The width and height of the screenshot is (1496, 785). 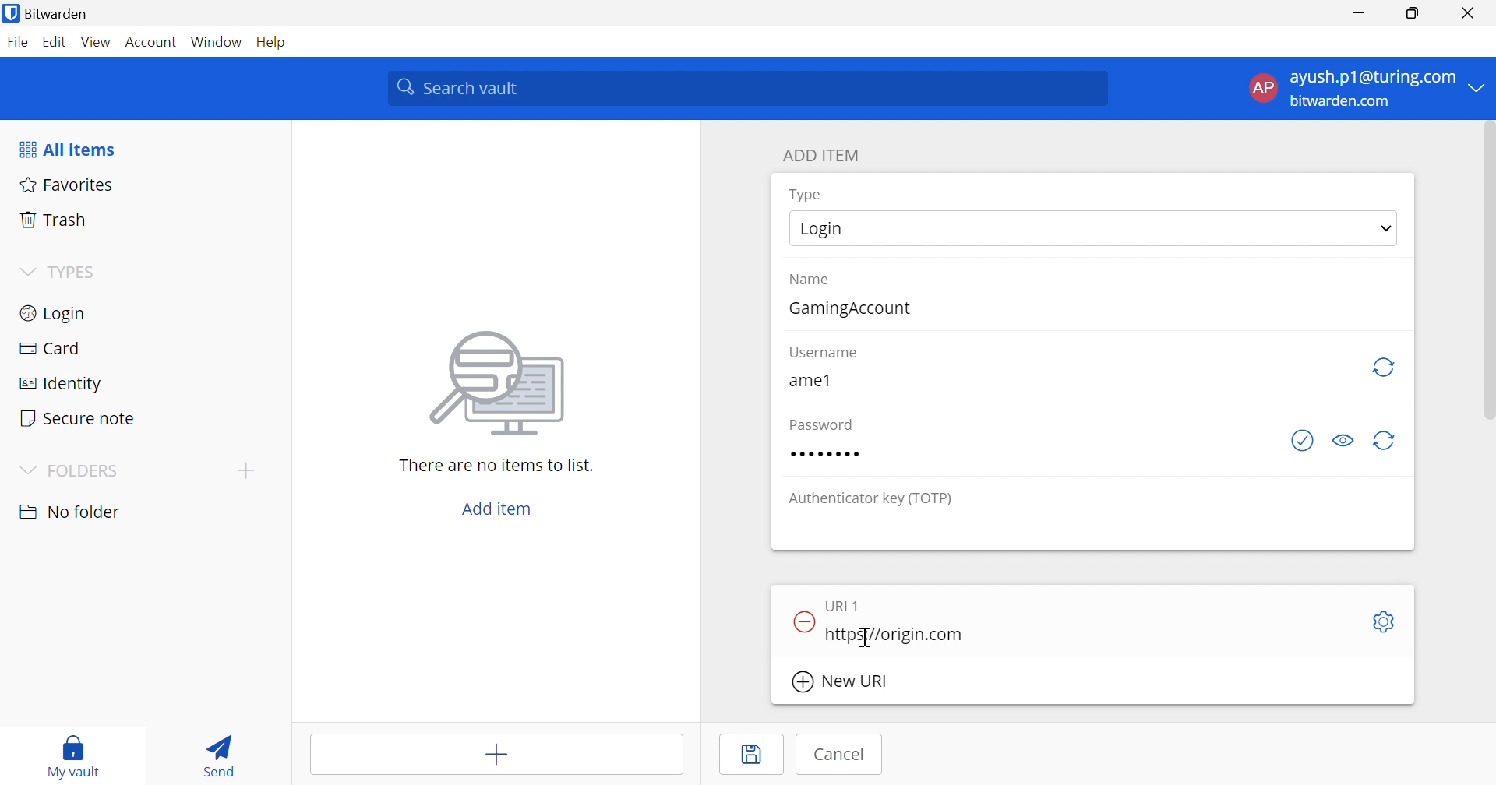 I want to click on Add item, so click(x=492, y=508).